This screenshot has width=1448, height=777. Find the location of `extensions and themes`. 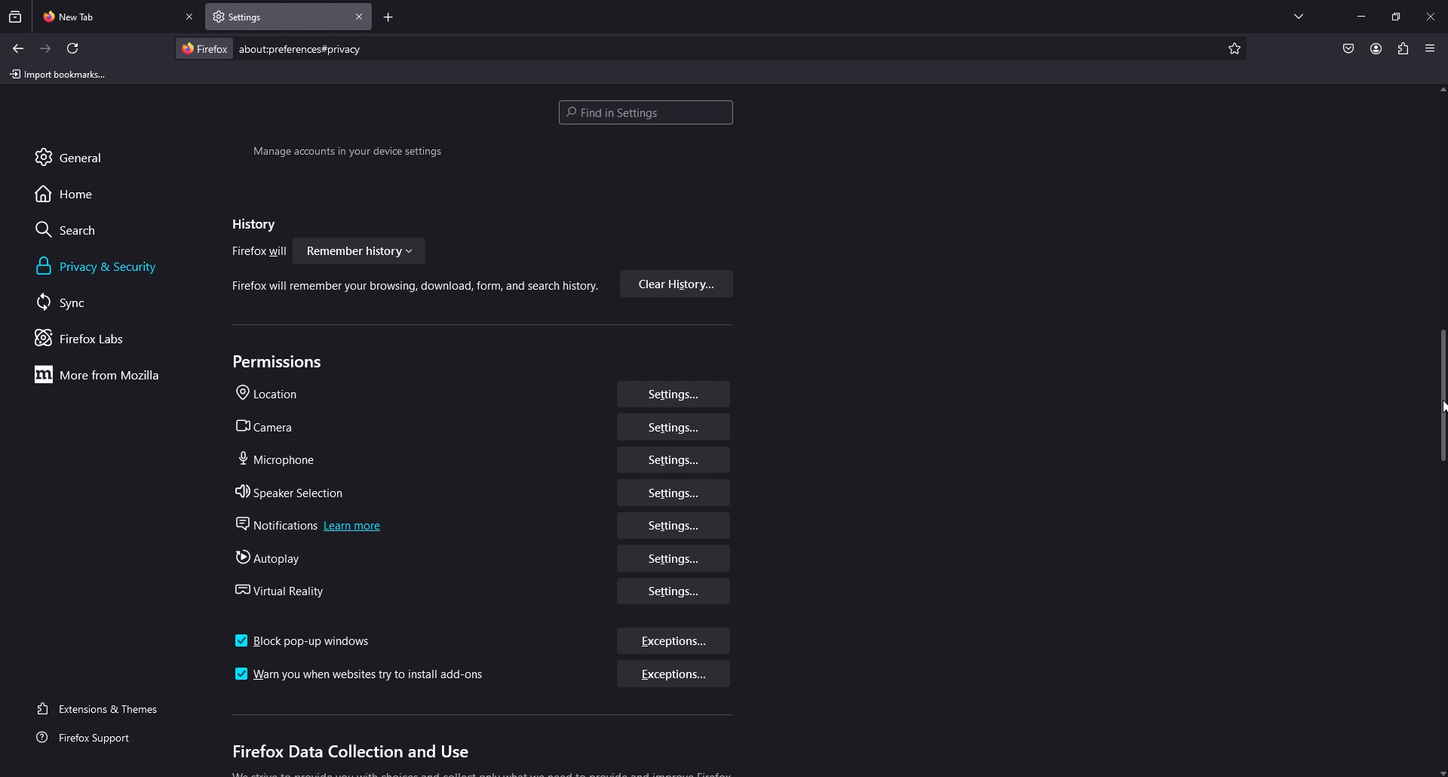

extensions and themes is located at coordinates (107, 707).